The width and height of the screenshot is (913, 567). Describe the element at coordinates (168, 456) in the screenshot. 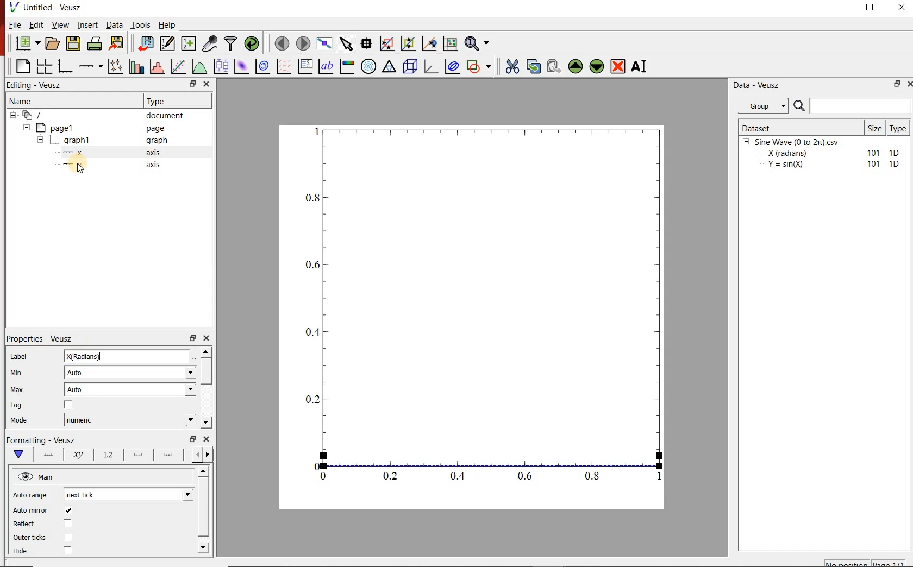

I see `options` at that location.